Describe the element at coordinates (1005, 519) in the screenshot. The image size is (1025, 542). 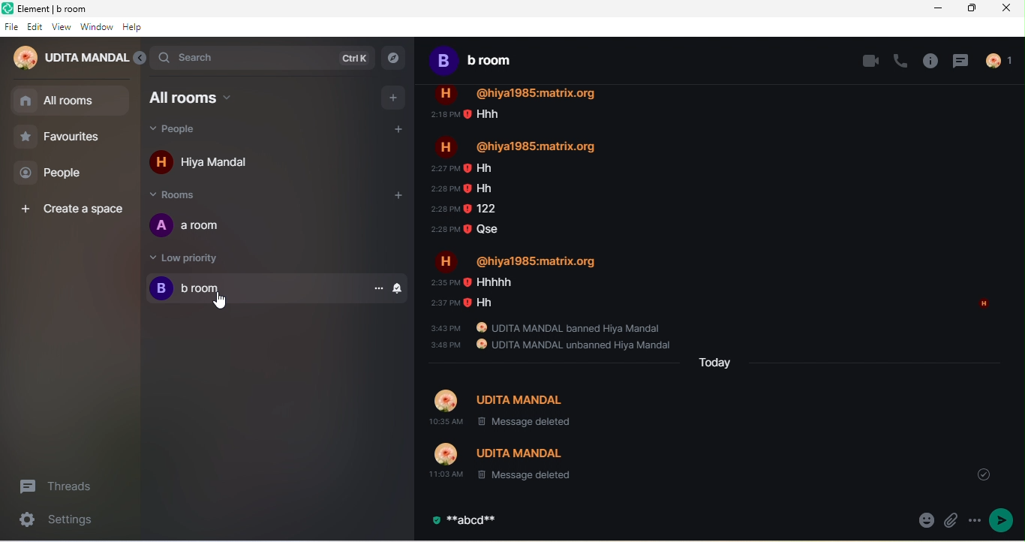
I see `send` at that location.